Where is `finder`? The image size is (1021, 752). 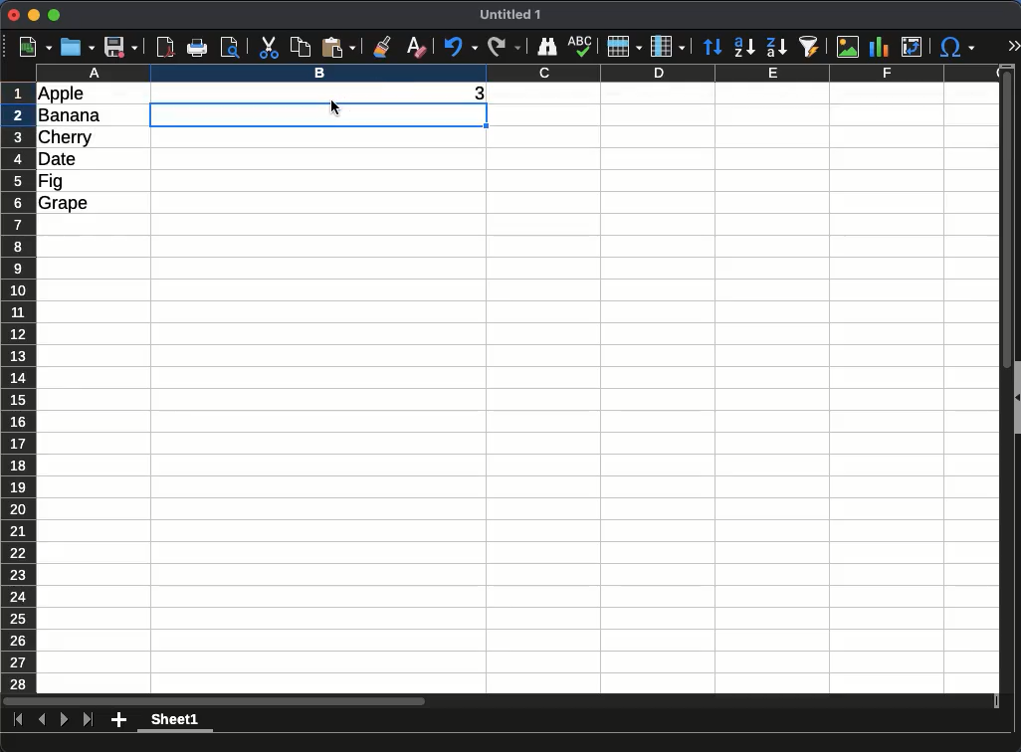
finder is located at coordinates (546, 47).